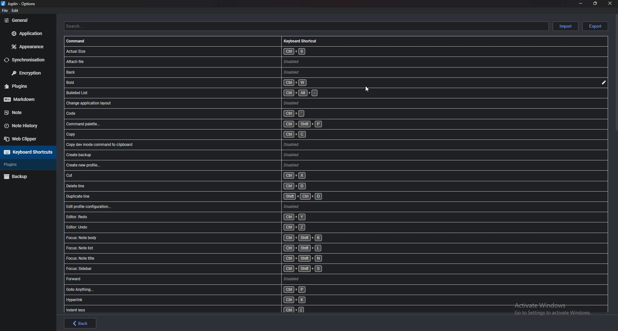  Describe the element at coordinates (28, 60) in the screenshot. I see `Synchronization` at that location.